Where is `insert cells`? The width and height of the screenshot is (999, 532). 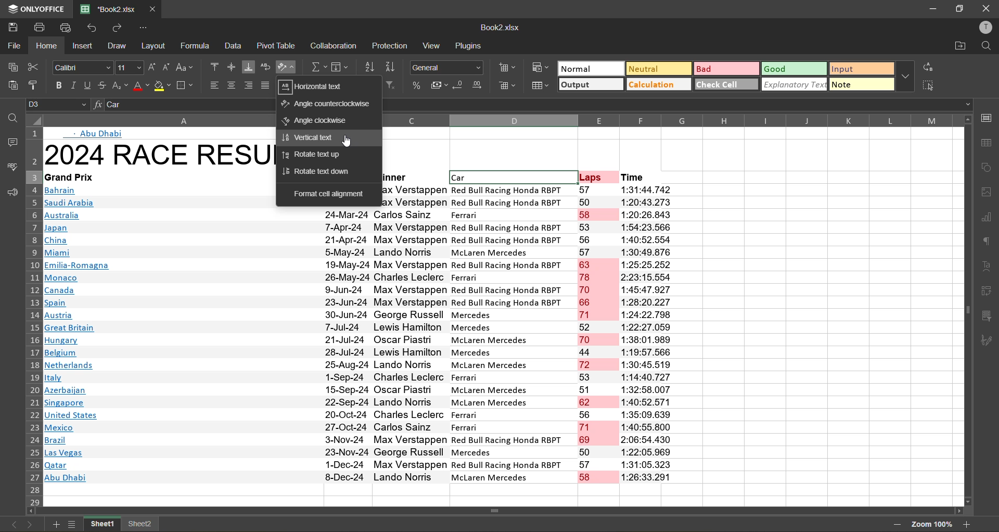
insert cells is located at coordinates (506, 68).